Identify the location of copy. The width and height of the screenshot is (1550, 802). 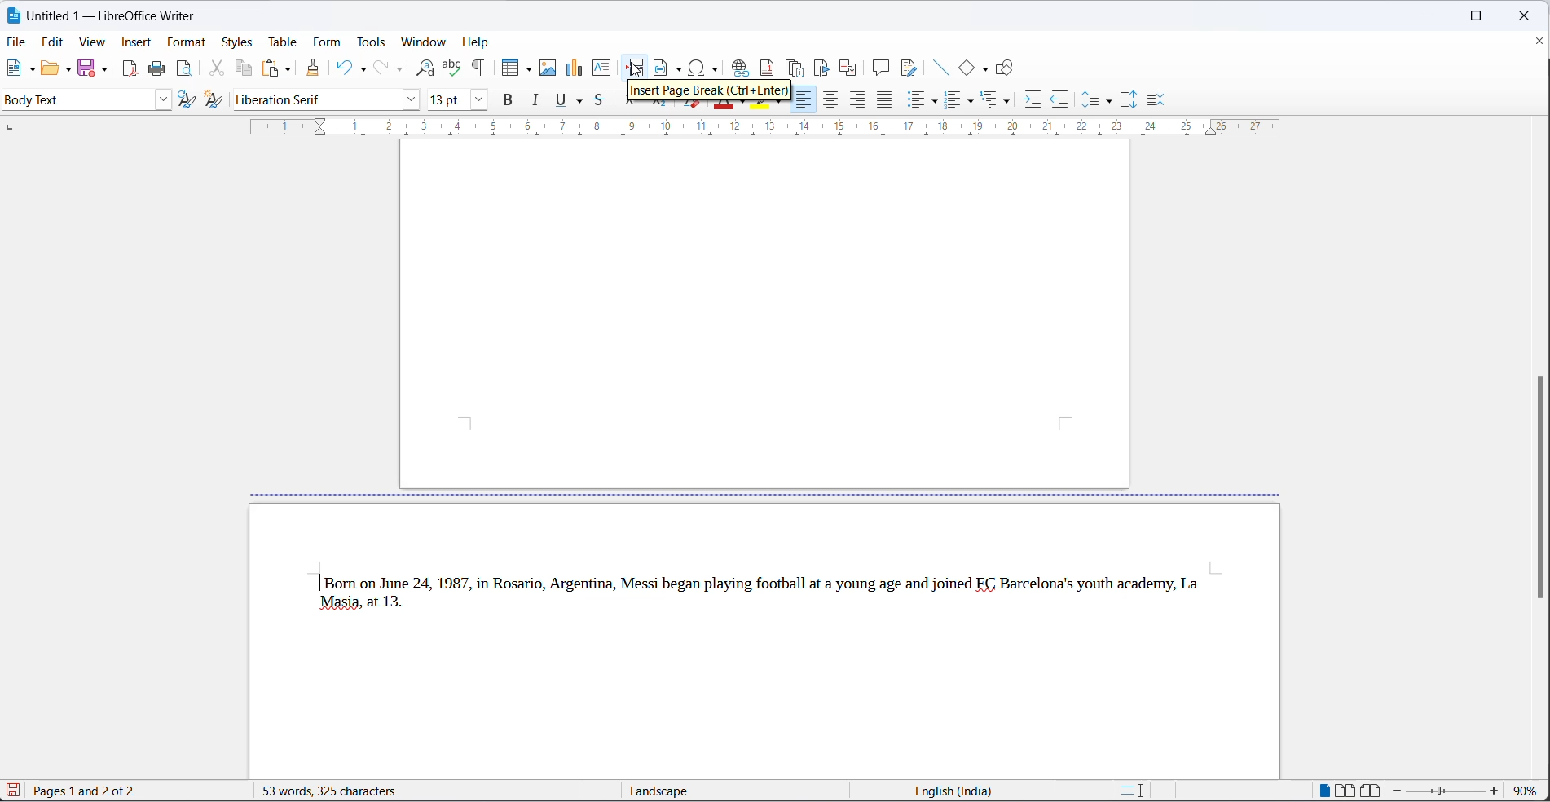
(243, 69).